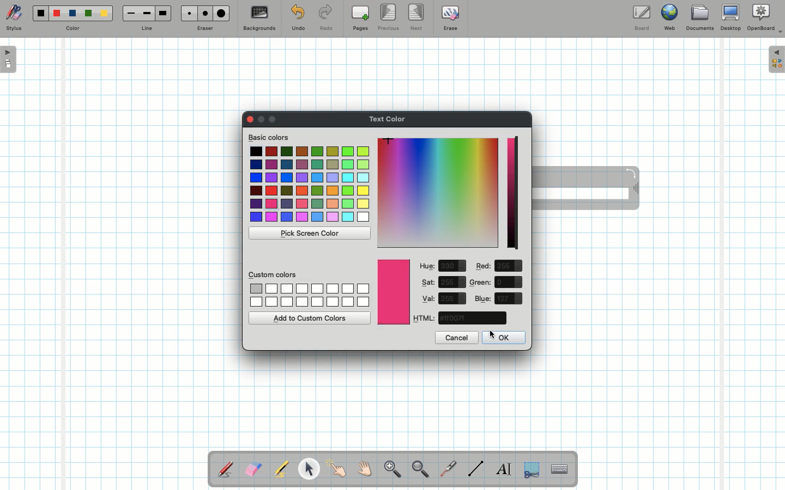 This screenshot has height=490, width=785. Describe the element at coordinates (425, 318) in the screenshot. I see `HTML` at that location.